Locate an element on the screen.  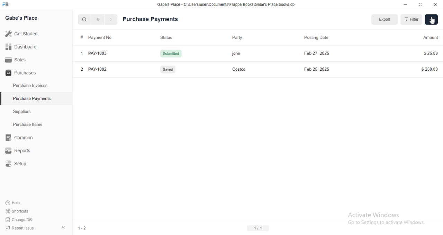
selected is located at coordinates (3, 99).